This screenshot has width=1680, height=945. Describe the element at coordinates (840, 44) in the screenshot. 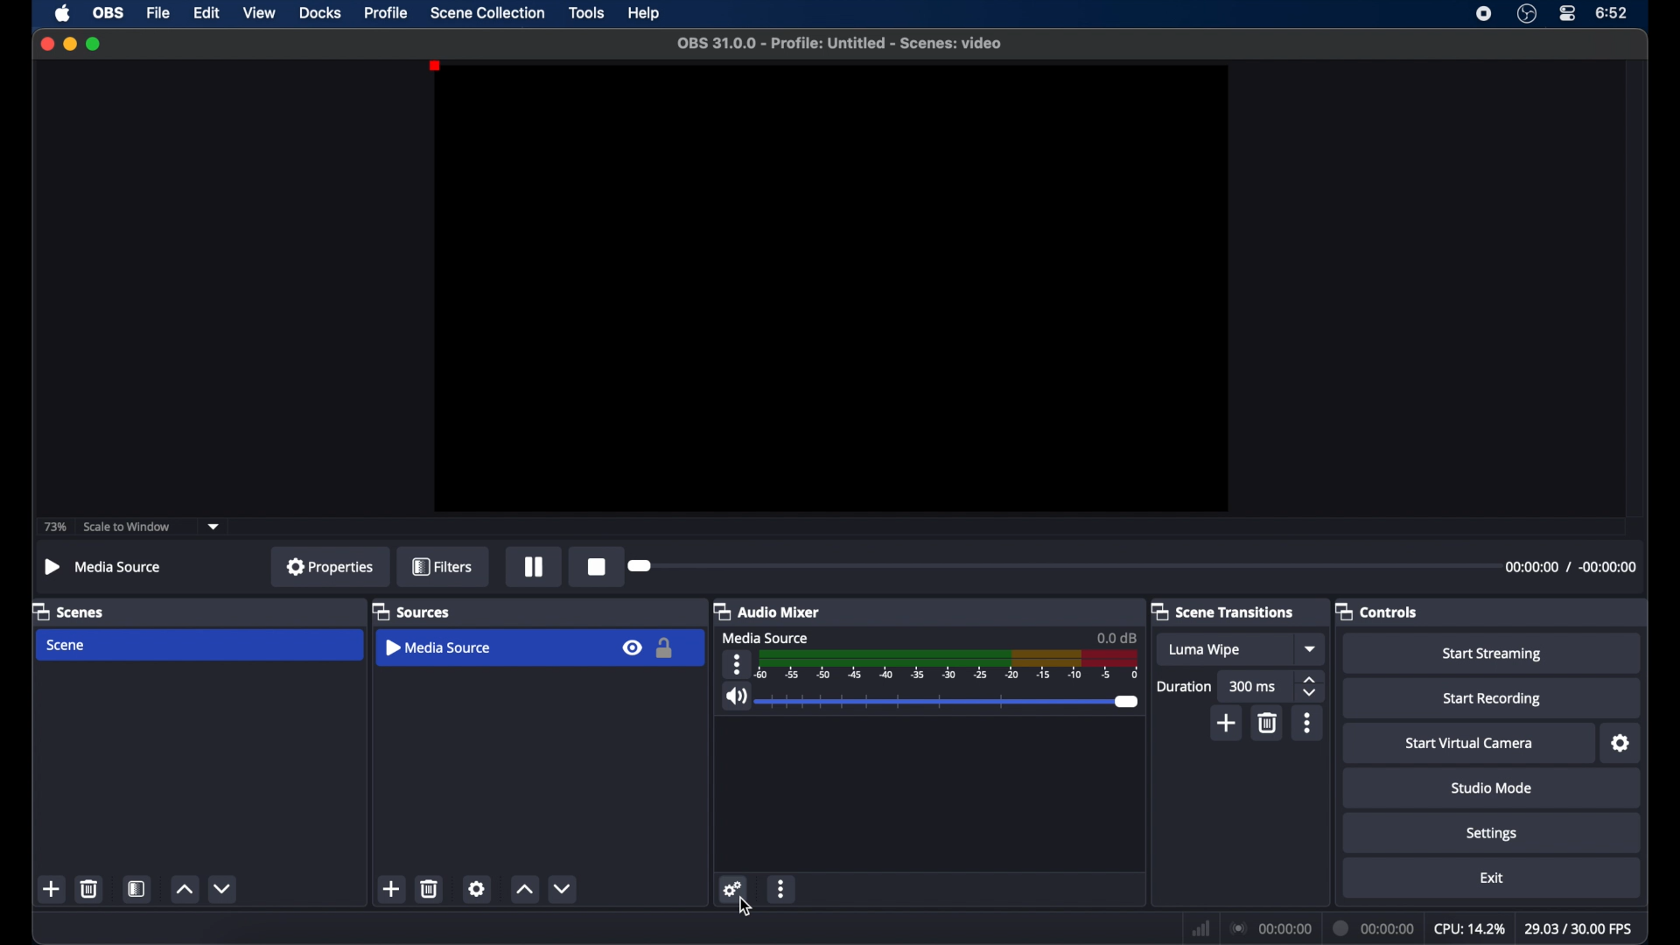

I see `filename` at that location.